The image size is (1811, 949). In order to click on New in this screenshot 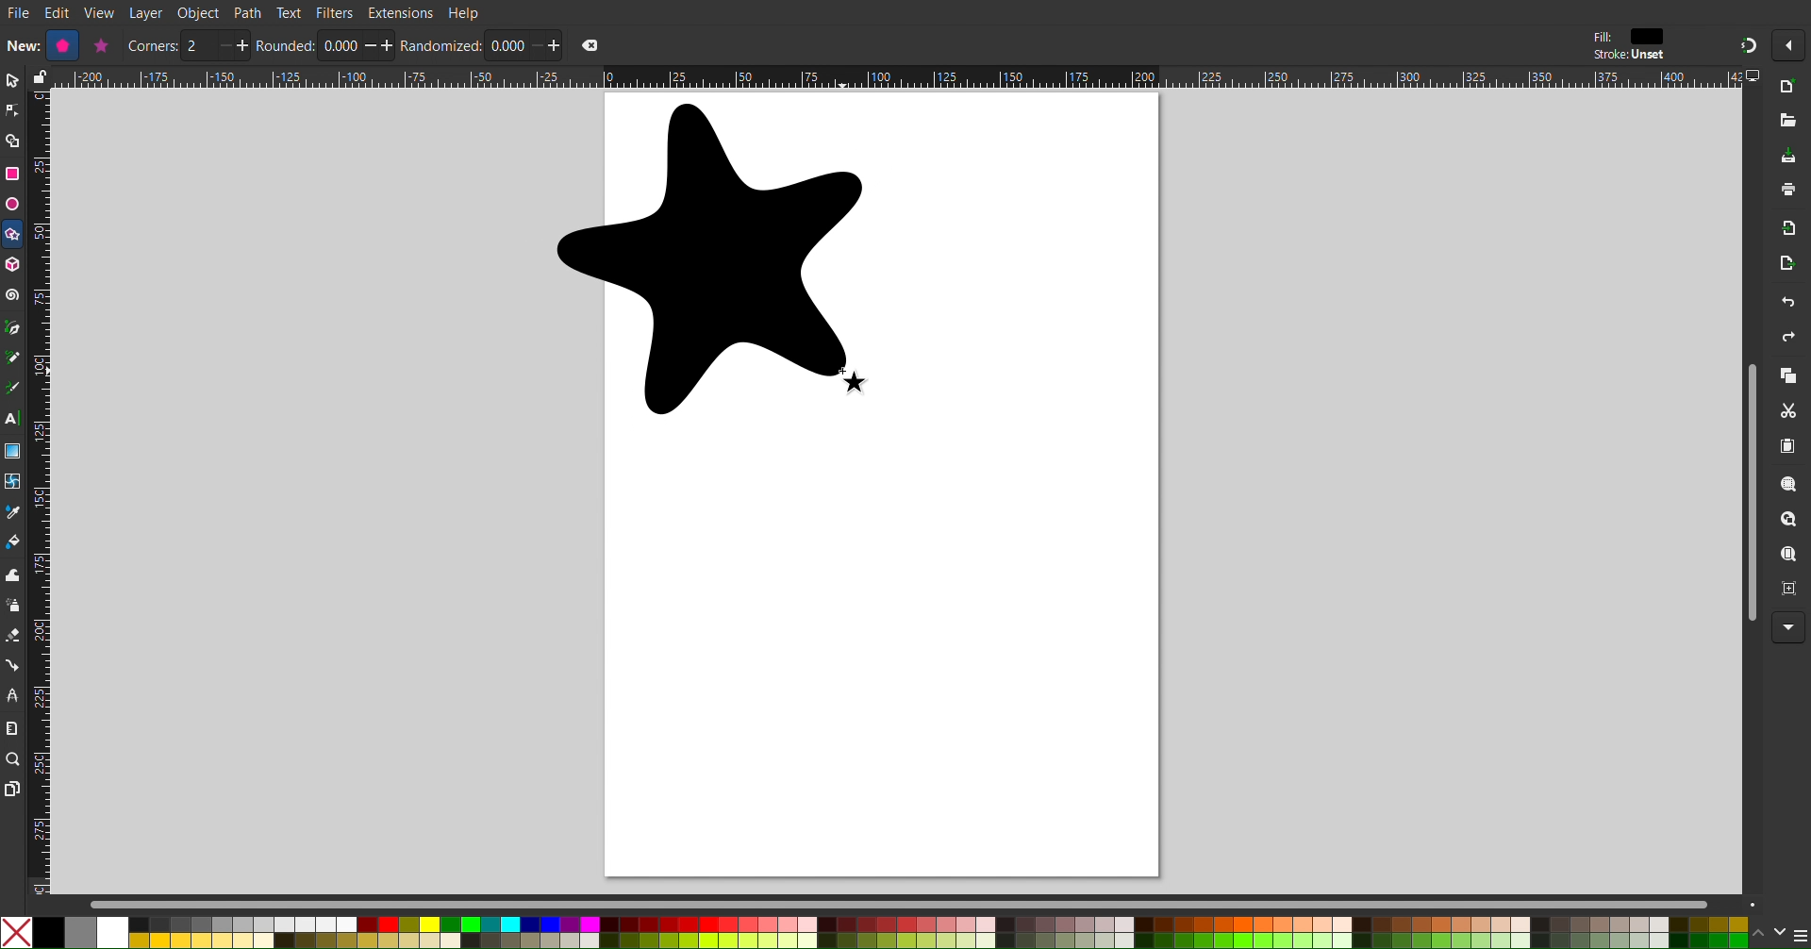, I will do `click(21, 44)`.